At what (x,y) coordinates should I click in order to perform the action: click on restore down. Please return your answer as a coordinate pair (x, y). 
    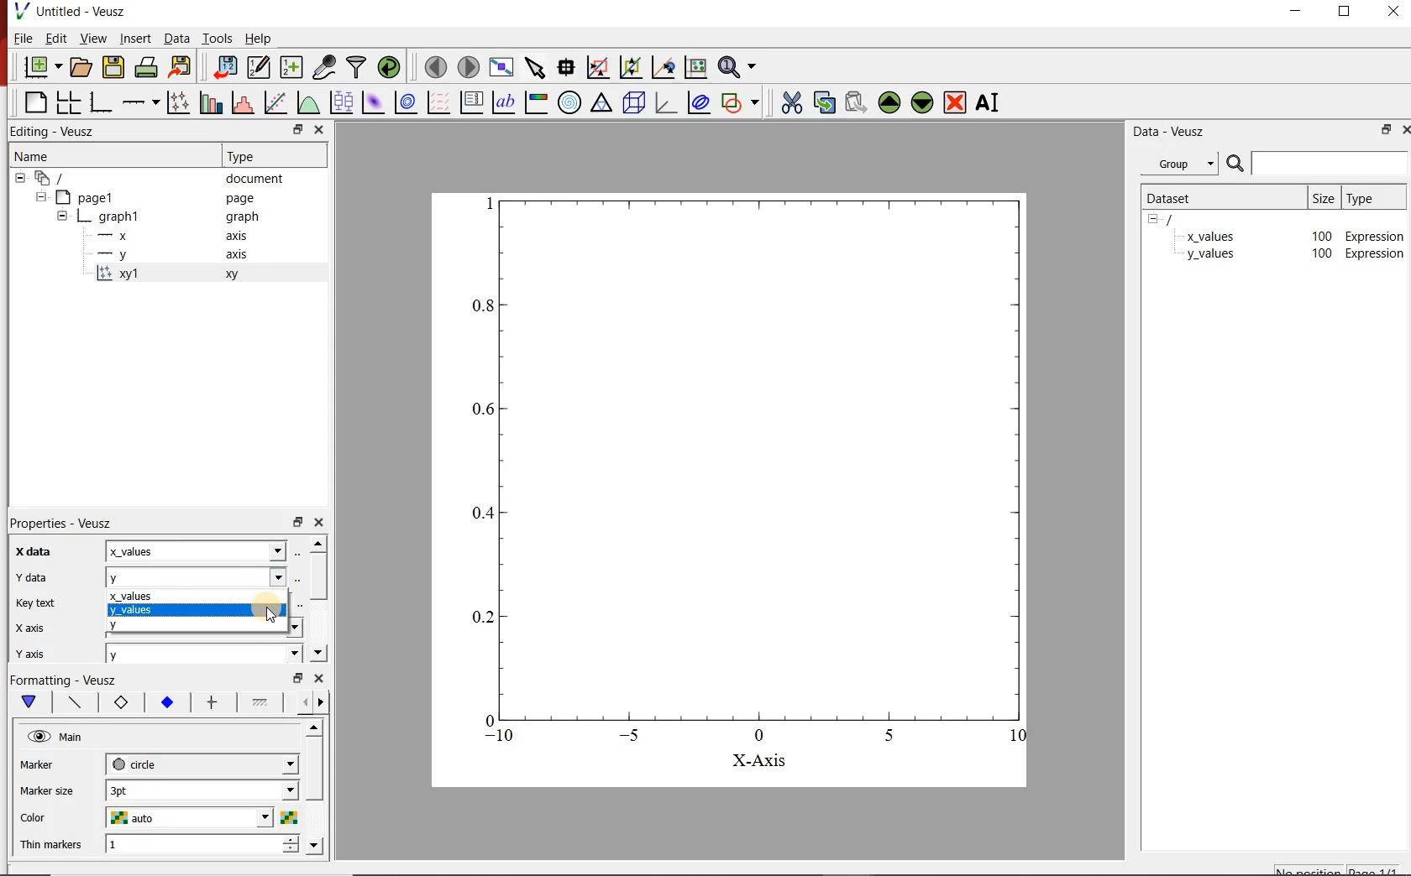
    Looking at the image, I should click on (1344, 13).